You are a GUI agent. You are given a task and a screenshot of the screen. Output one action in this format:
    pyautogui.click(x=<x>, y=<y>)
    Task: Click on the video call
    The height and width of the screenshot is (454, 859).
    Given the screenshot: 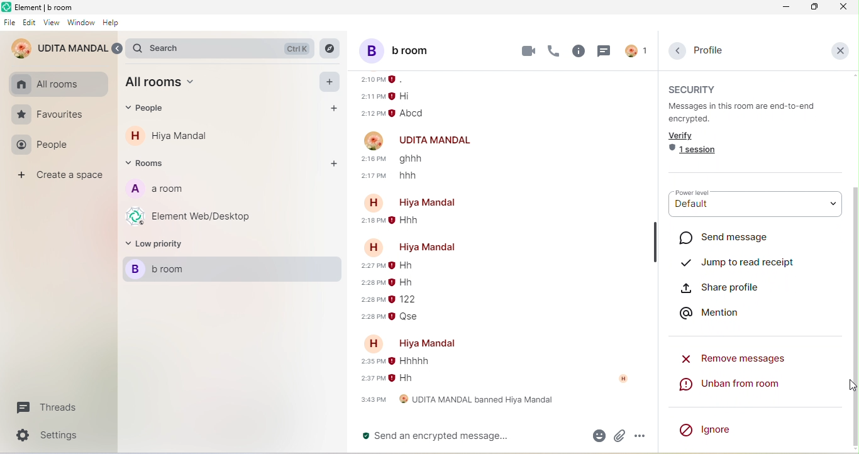 What is the action you would take?
    pyautogui.click(x=528, y=50)
    